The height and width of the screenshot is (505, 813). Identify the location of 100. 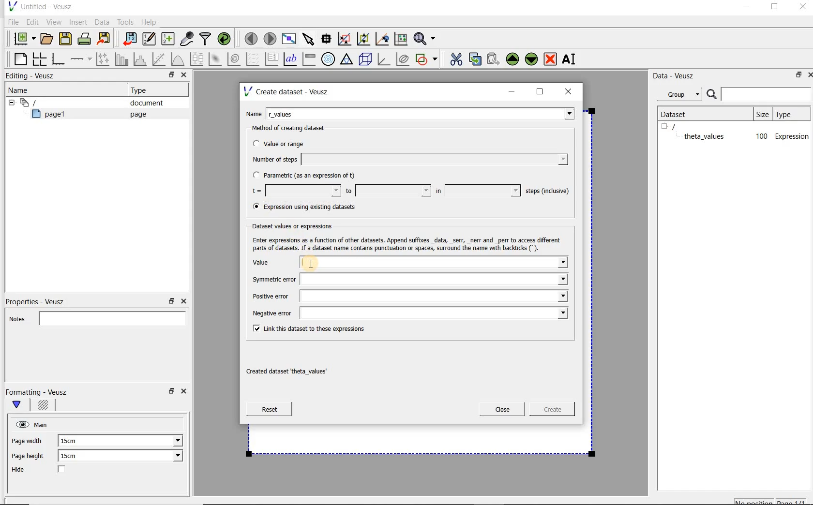
(761, 137).